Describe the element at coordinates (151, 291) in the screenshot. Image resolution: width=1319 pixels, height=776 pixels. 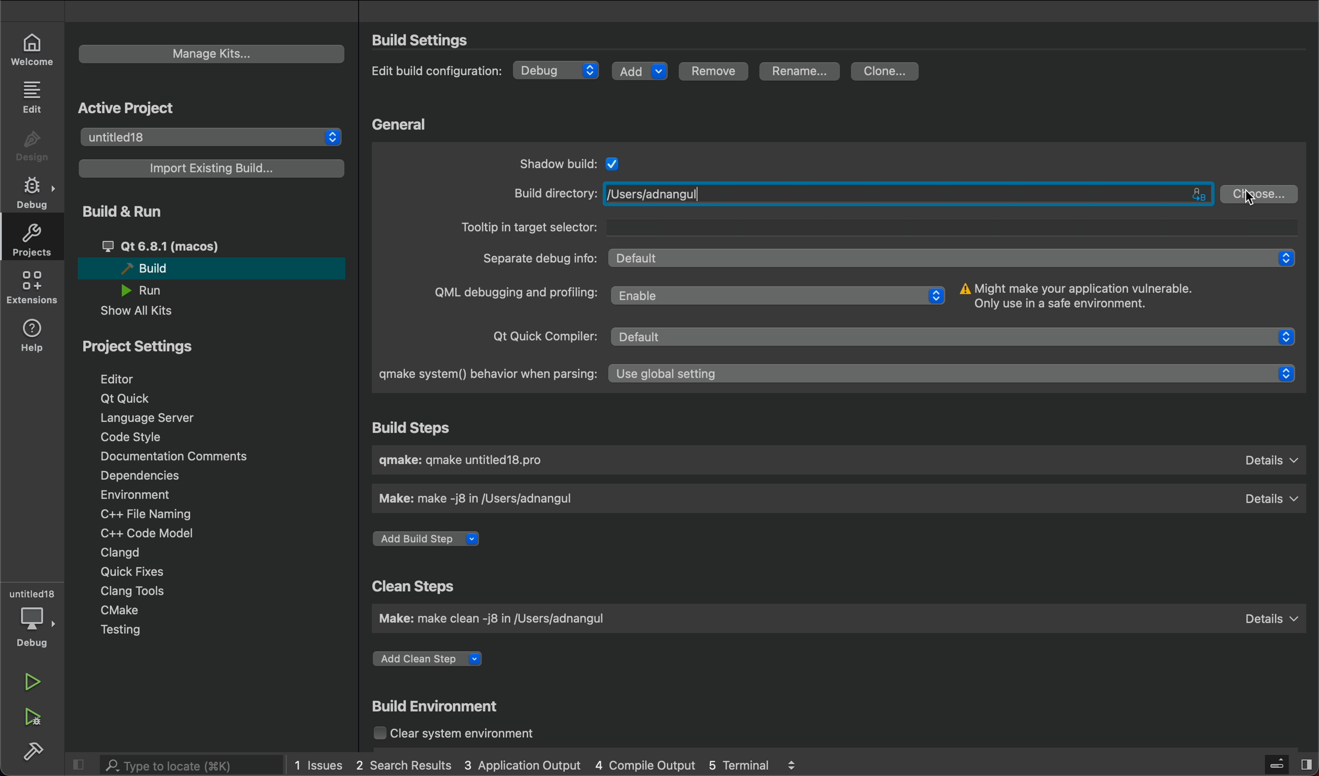
I see `run` at that location.